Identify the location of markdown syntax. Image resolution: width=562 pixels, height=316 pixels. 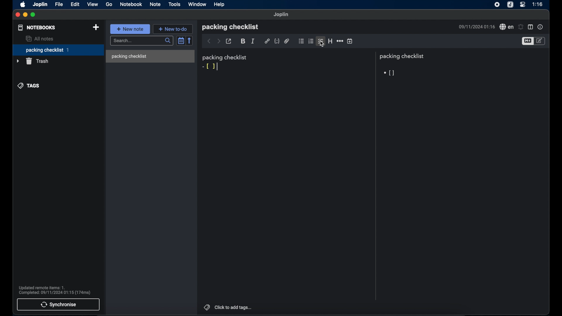
(209, 66).